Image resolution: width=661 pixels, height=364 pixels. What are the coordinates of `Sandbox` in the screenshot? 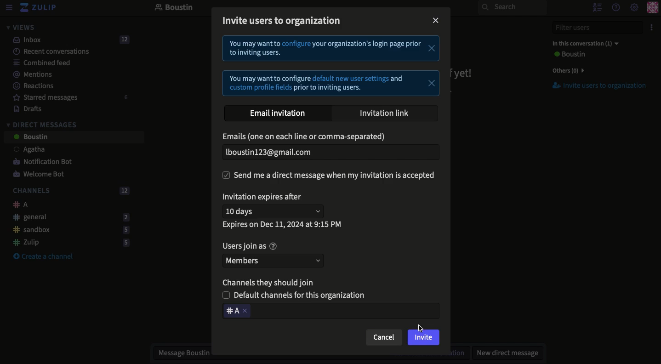 It's located at (68, 230).